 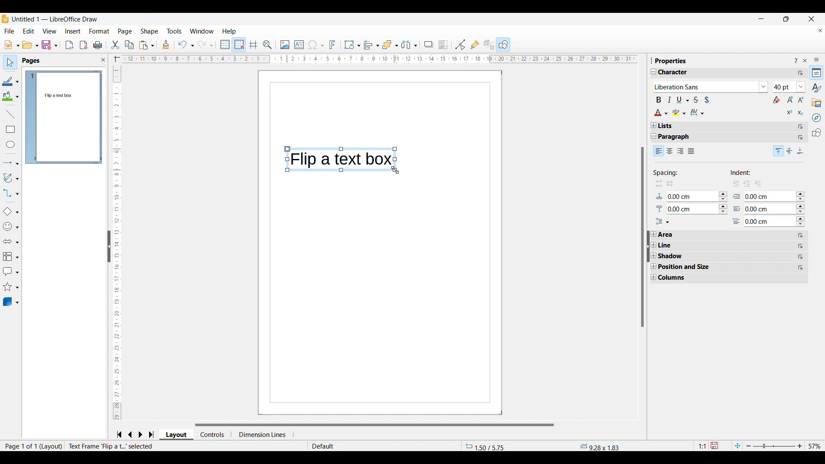 I want to click on Jump to frist slide, so click(x=119, y=434).